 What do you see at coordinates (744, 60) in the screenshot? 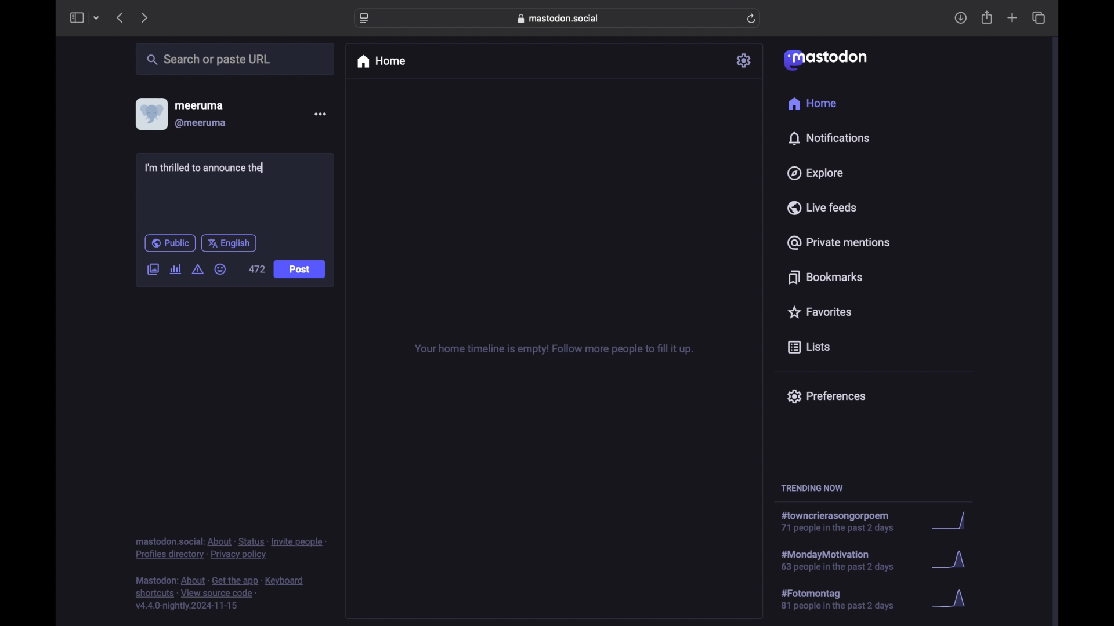
I see `settings` at bounding box center [744, 60].